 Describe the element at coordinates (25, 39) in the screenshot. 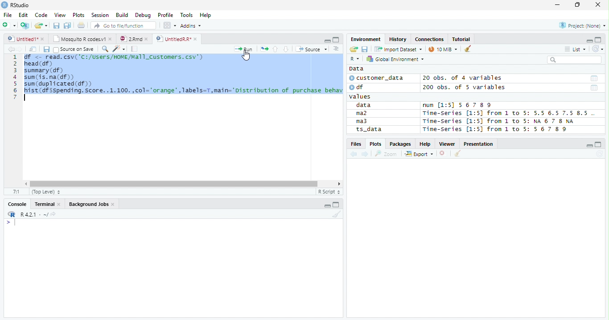

I see `Untitiled1` at that location.